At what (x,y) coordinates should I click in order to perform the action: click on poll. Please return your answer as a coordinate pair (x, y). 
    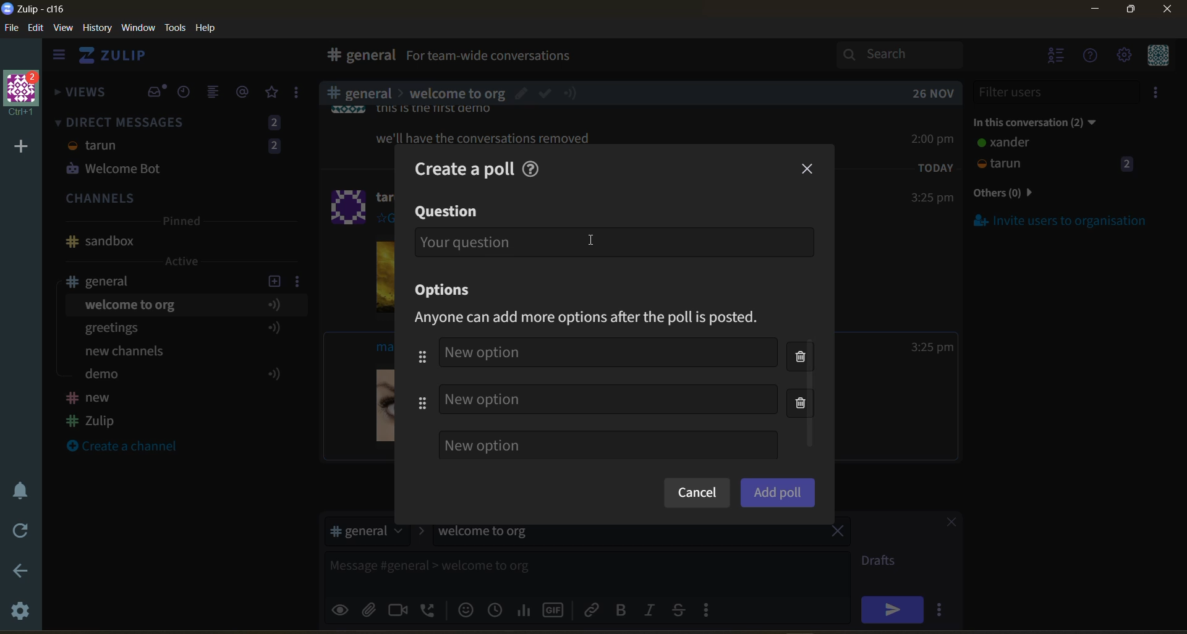
    Looking at the image, I should click on (525, 609).